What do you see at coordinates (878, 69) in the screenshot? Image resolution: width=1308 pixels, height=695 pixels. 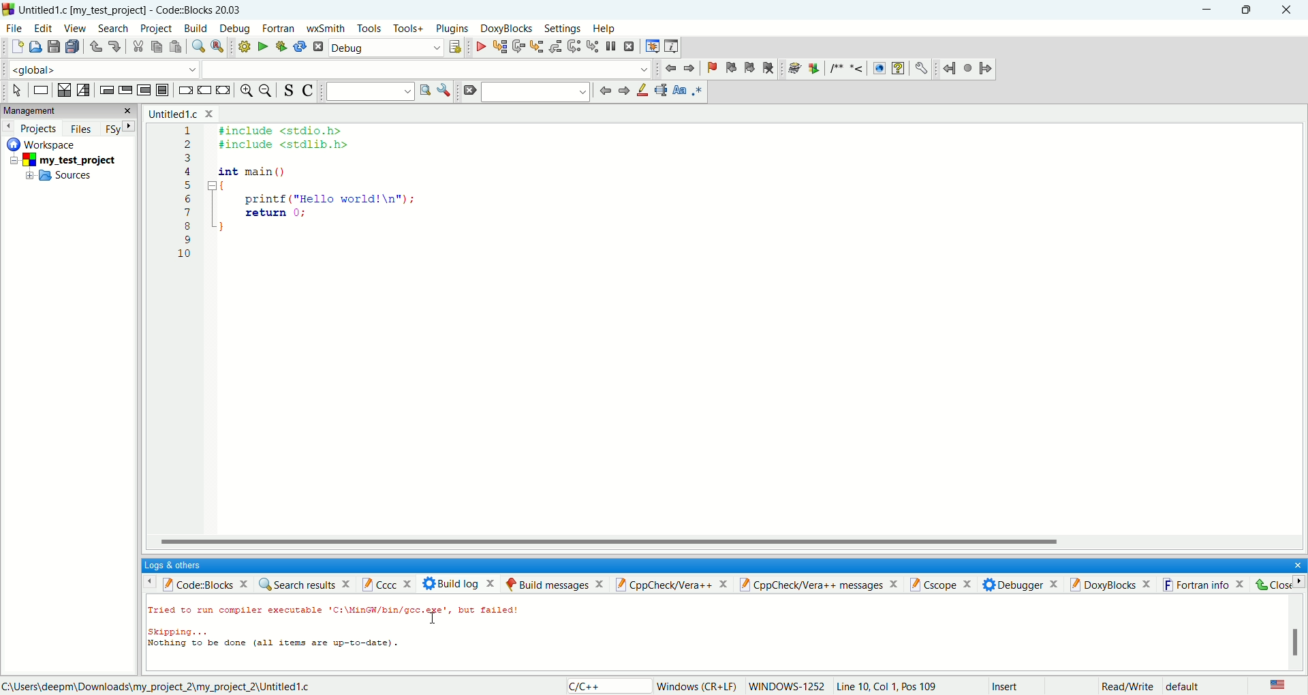 I see `HTML` at bounding box center [878, 69].